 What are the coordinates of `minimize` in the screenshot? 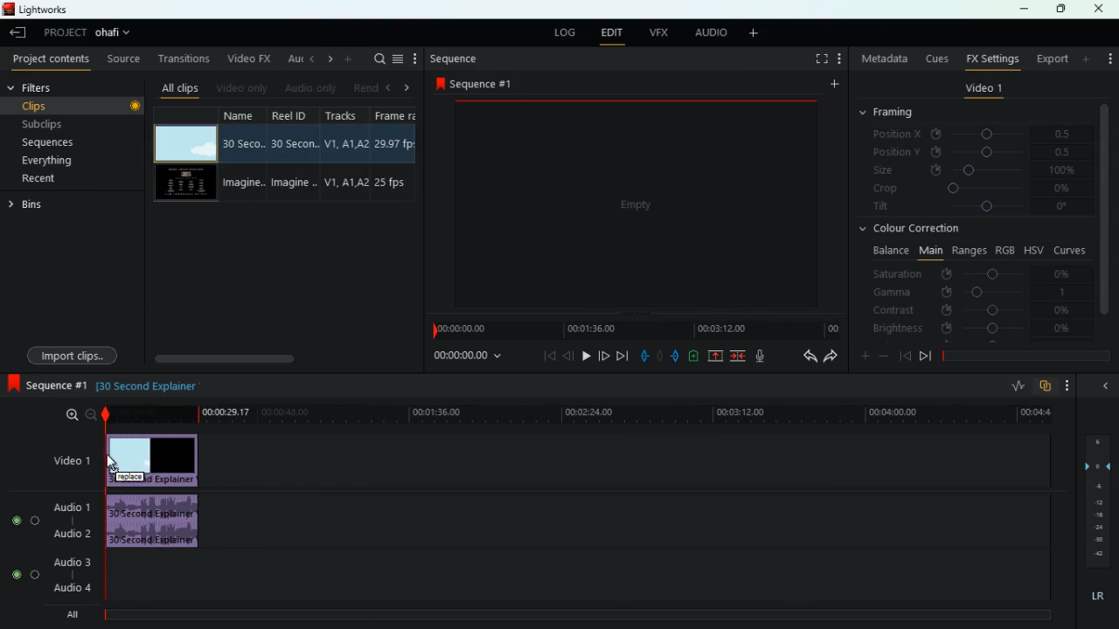 It's located at (1024, 10).